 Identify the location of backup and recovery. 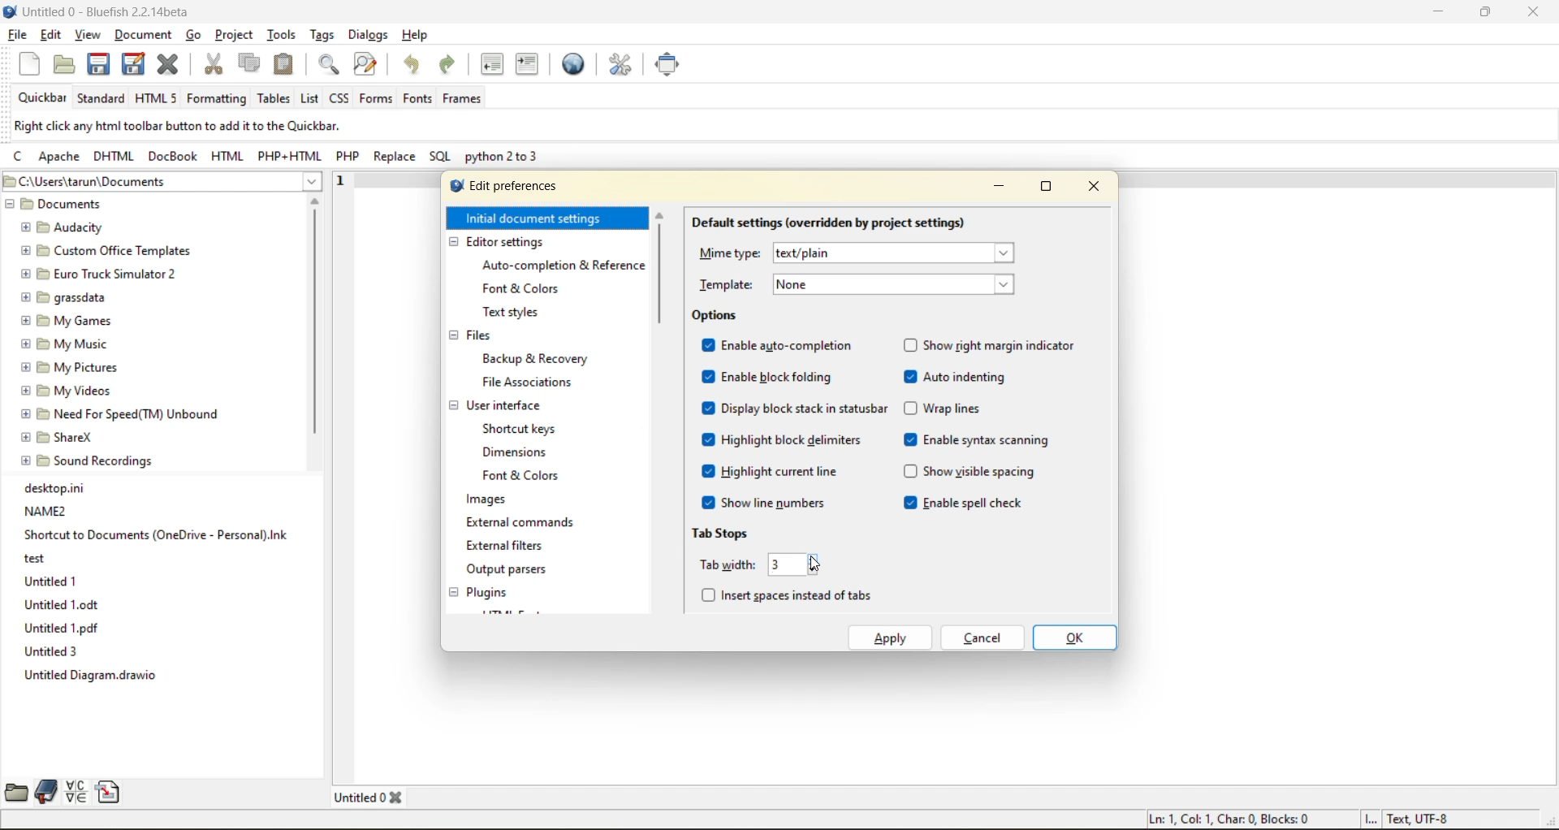
(539, 360).